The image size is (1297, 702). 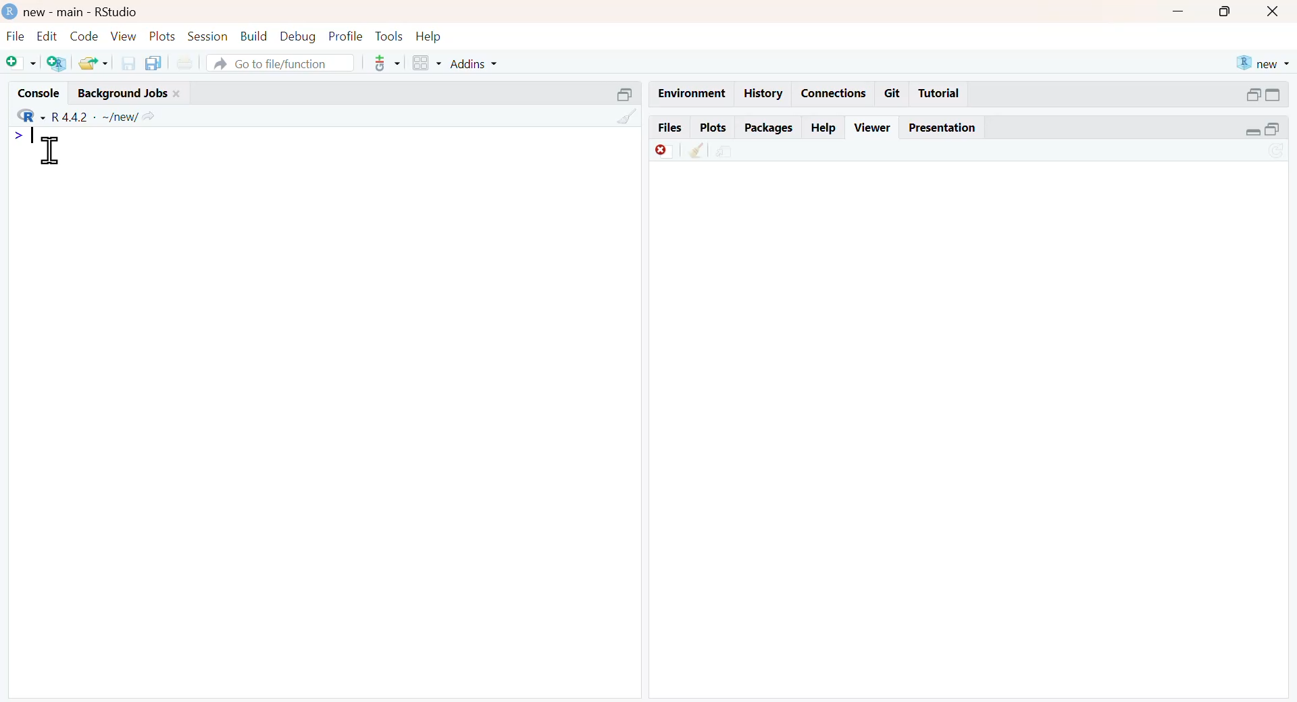 I want to click on Connections, so click(x=836, y=94).